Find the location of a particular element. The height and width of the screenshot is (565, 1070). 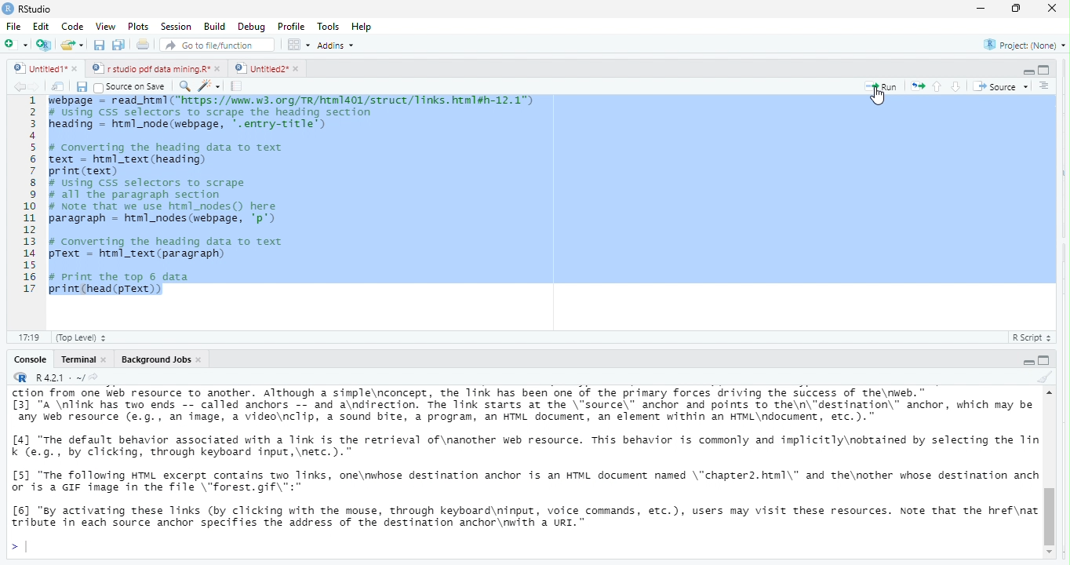

go to previous section/chunk is located at coordinates (938, 87).